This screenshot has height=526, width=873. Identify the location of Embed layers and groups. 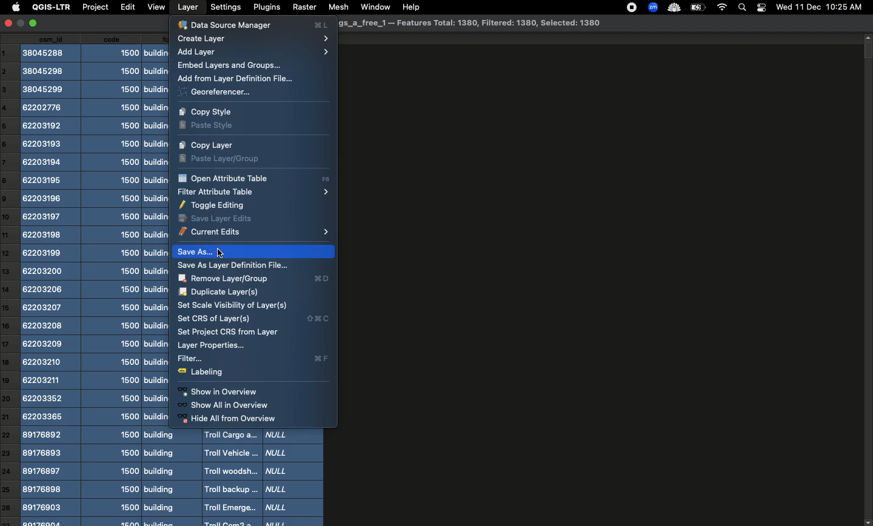
(229, 66).